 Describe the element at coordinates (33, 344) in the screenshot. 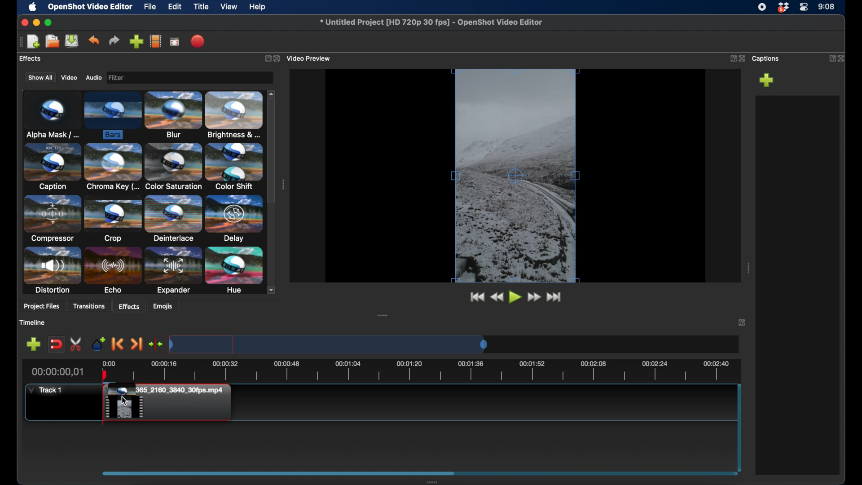

I see `add marker` at that location.